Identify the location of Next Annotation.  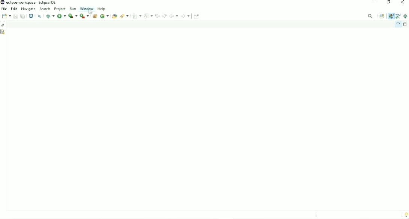
(137, 16).